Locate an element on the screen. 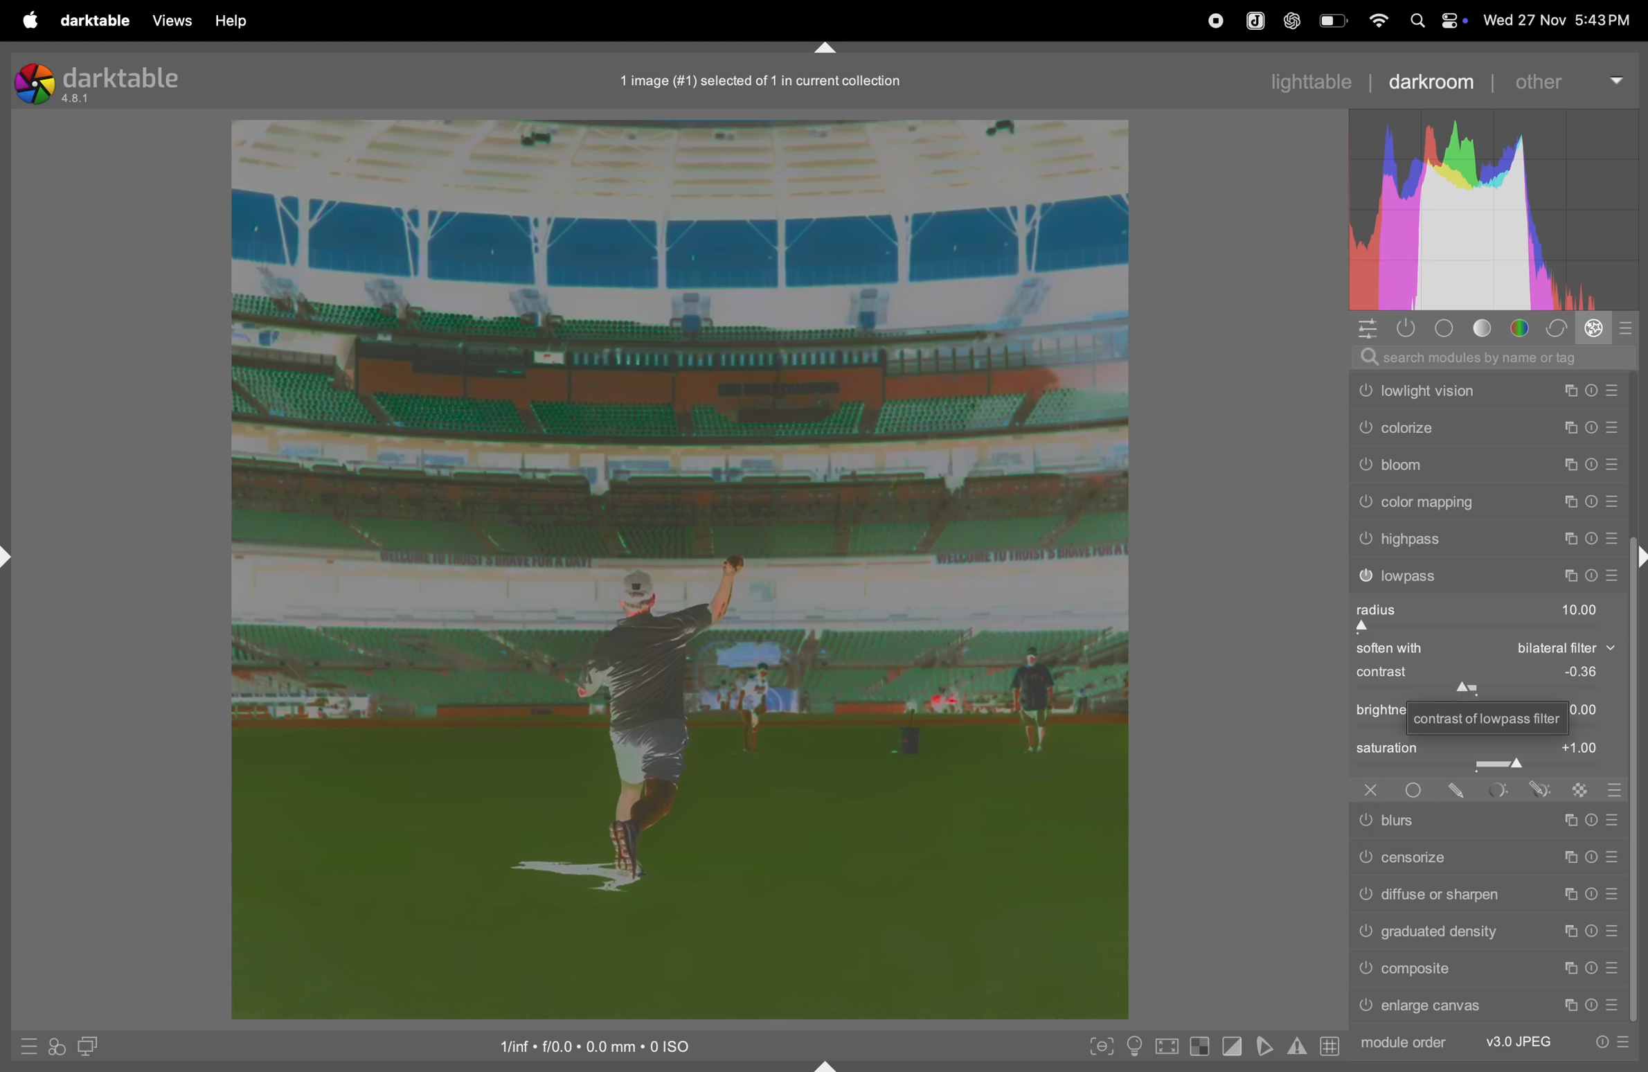 This screenshot has height=1072, width=1648. toggle clipping indications is located at coordinates (1233, 1046).